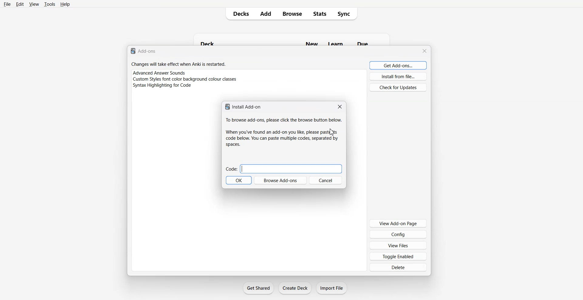 The image size is (583, 300). I want to click on new, so click(311, 43).